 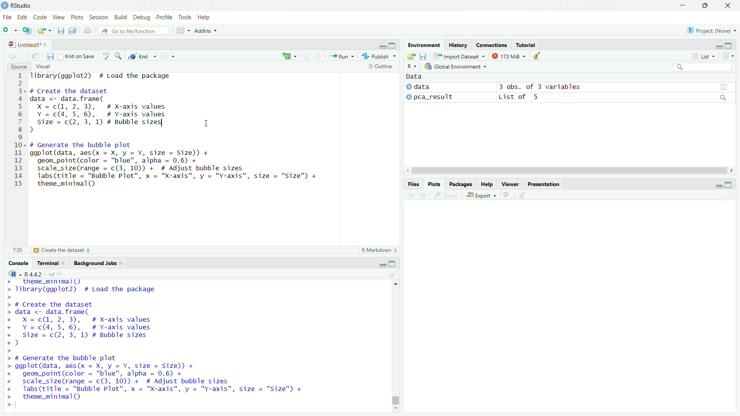 What do you see at coordinates (481, 196) in the screenshot?
I see `export` at bounding box center [481, 196].